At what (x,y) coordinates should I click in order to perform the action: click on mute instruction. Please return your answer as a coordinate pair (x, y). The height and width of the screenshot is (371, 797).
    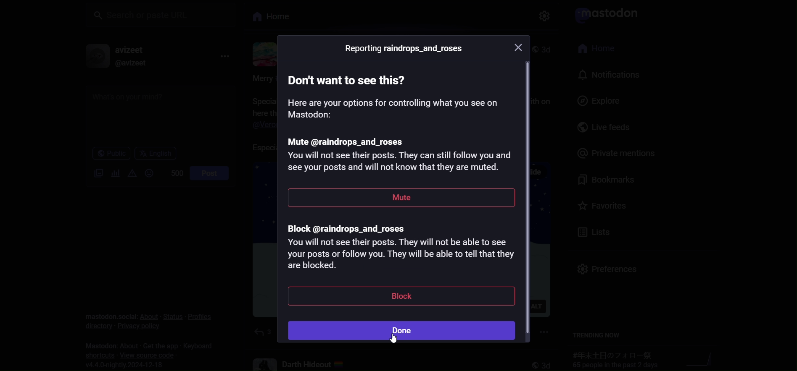
    Looking at the image, I should click on (398, 124).